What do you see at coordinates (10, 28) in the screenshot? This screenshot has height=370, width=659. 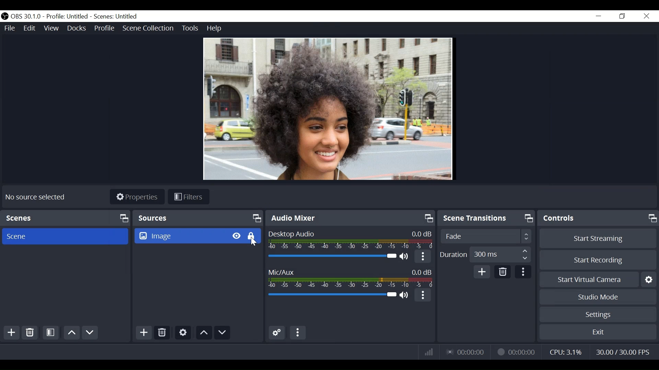 I see `File` at bounding box center [10, 28].